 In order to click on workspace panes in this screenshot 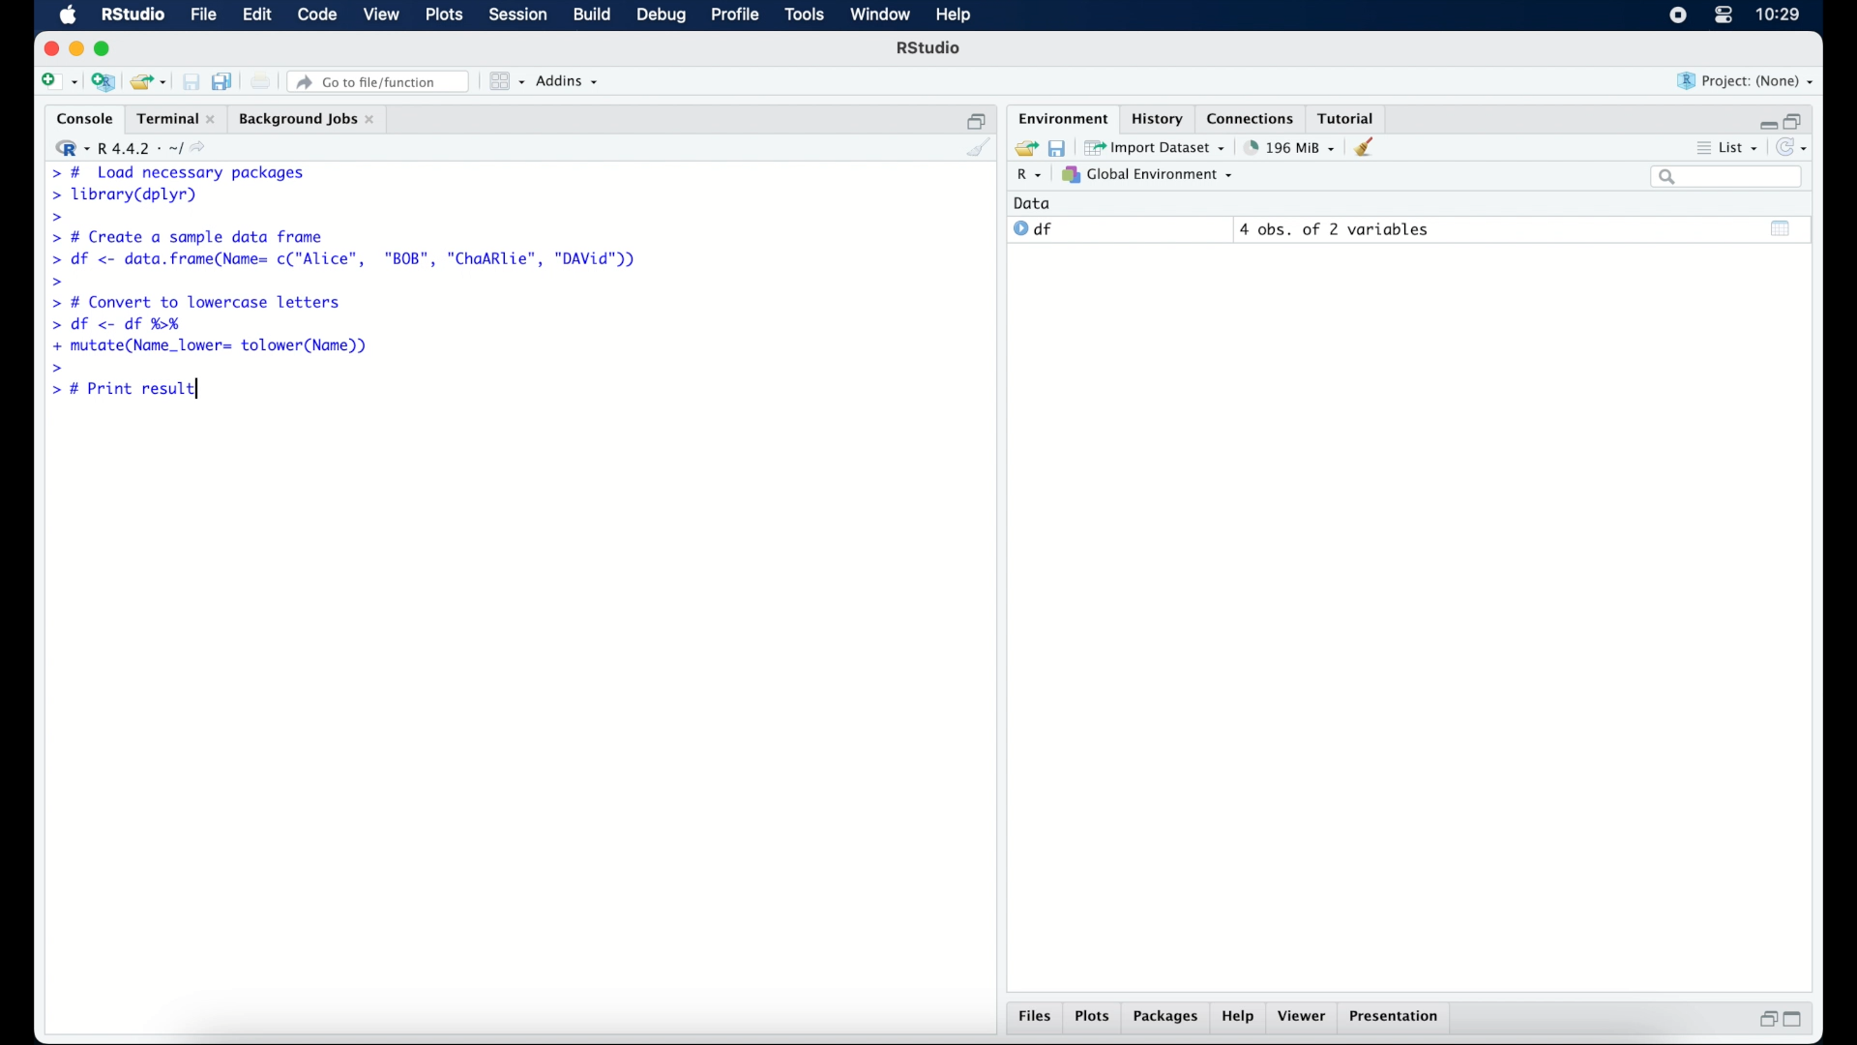, I will do `click(505, 81)`.